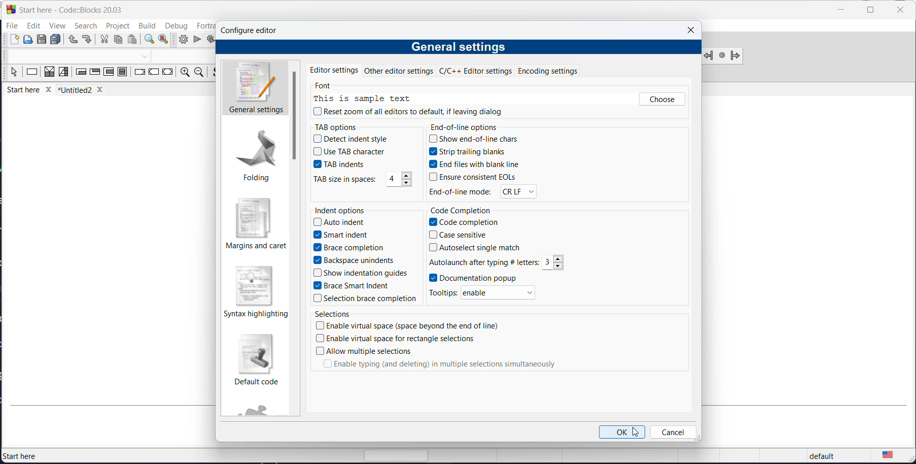  I want to click on documentation popup checkbox, so click(494, 278).